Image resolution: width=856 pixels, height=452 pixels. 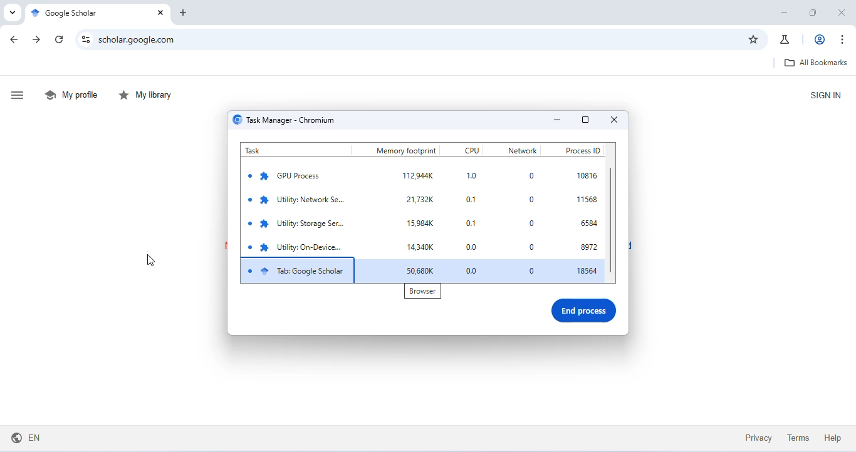 I want to click on 0, so click(x=532, y=200).